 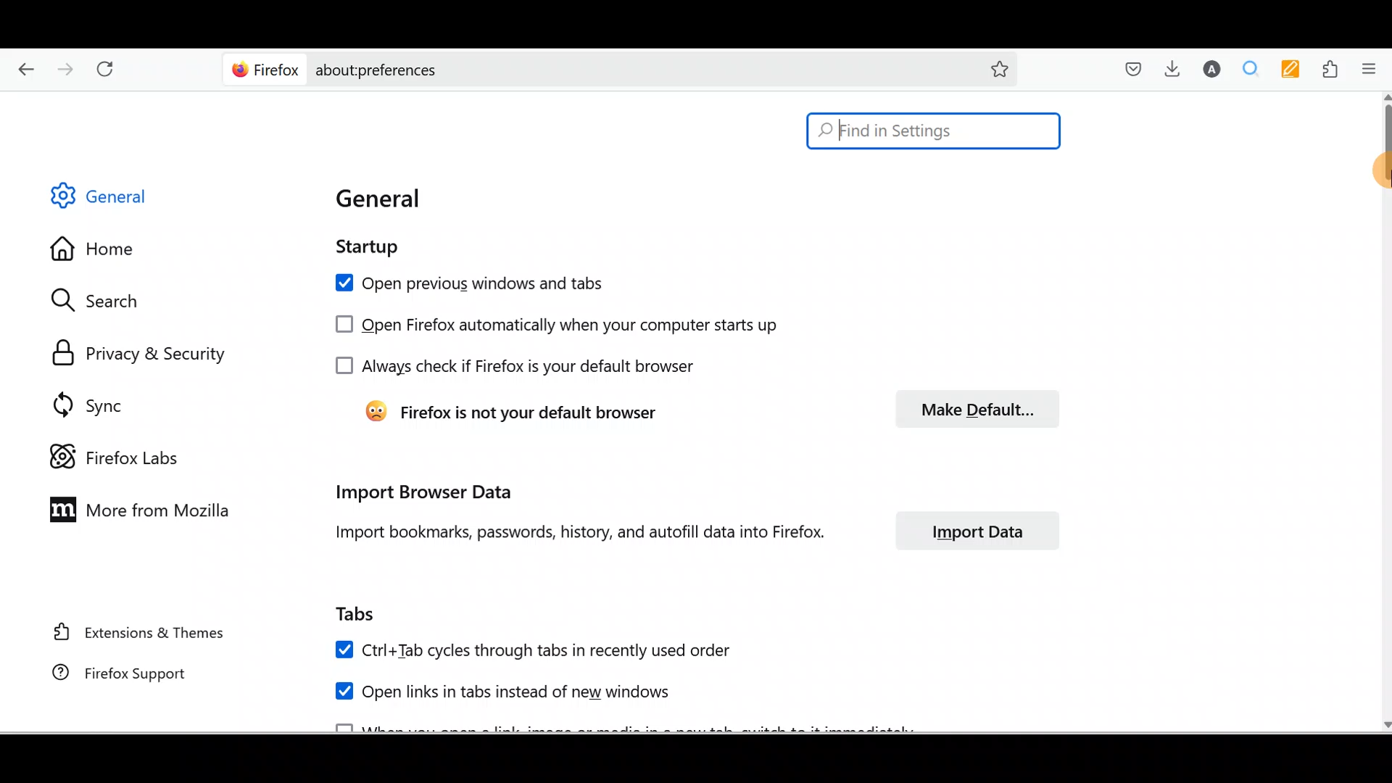 What do you see at coordinates (423, 492) in the screenshot?
I see `Import browser data` at bounding box center [423, 492].